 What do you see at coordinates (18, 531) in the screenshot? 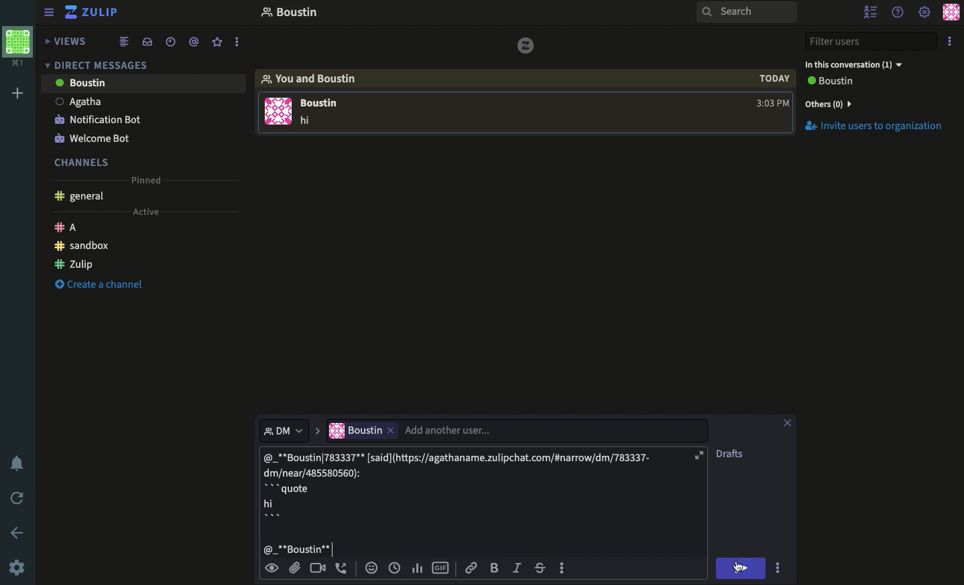
I see `Back` at bounding box center [18, 531].